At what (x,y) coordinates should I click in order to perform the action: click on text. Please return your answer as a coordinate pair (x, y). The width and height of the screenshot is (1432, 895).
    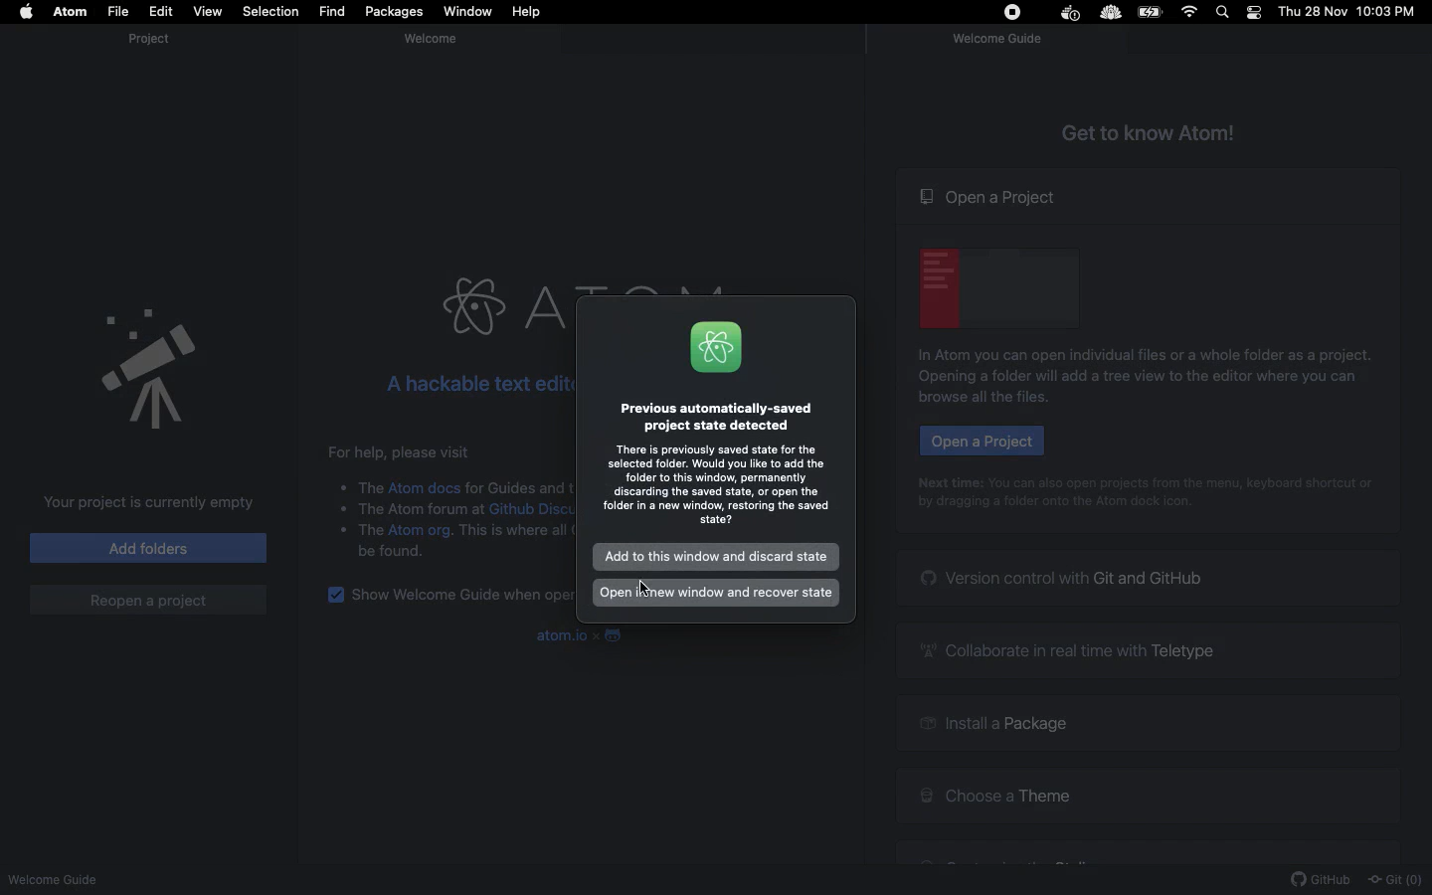
    Looking at the image, I should click on (372, 534).